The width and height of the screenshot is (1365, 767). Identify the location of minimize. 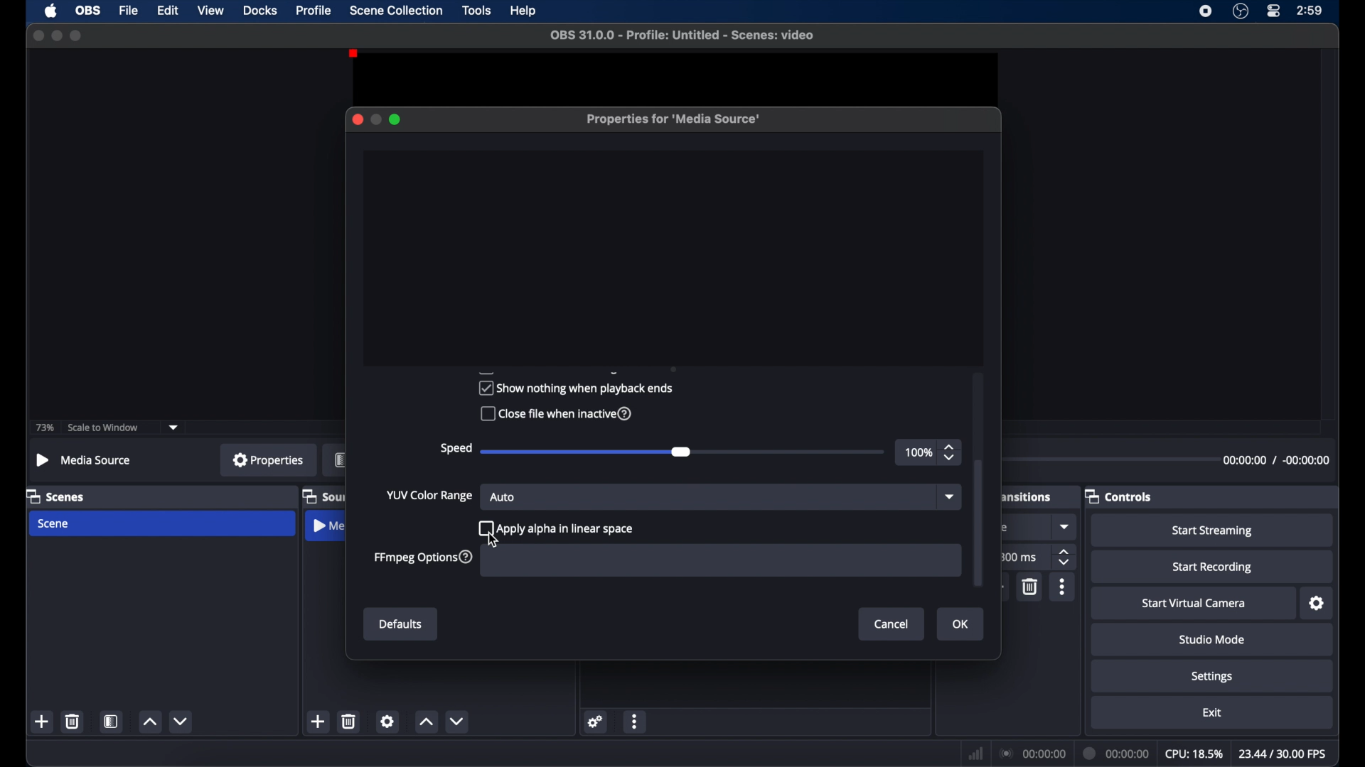
(375, 119).